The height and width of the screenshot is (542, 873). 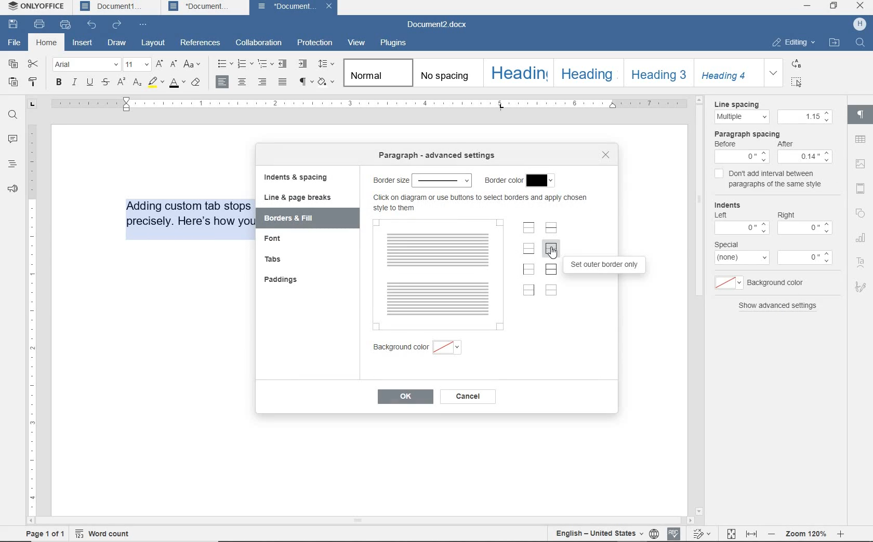 I want to click on fit to width, so click(x=750, y=532).